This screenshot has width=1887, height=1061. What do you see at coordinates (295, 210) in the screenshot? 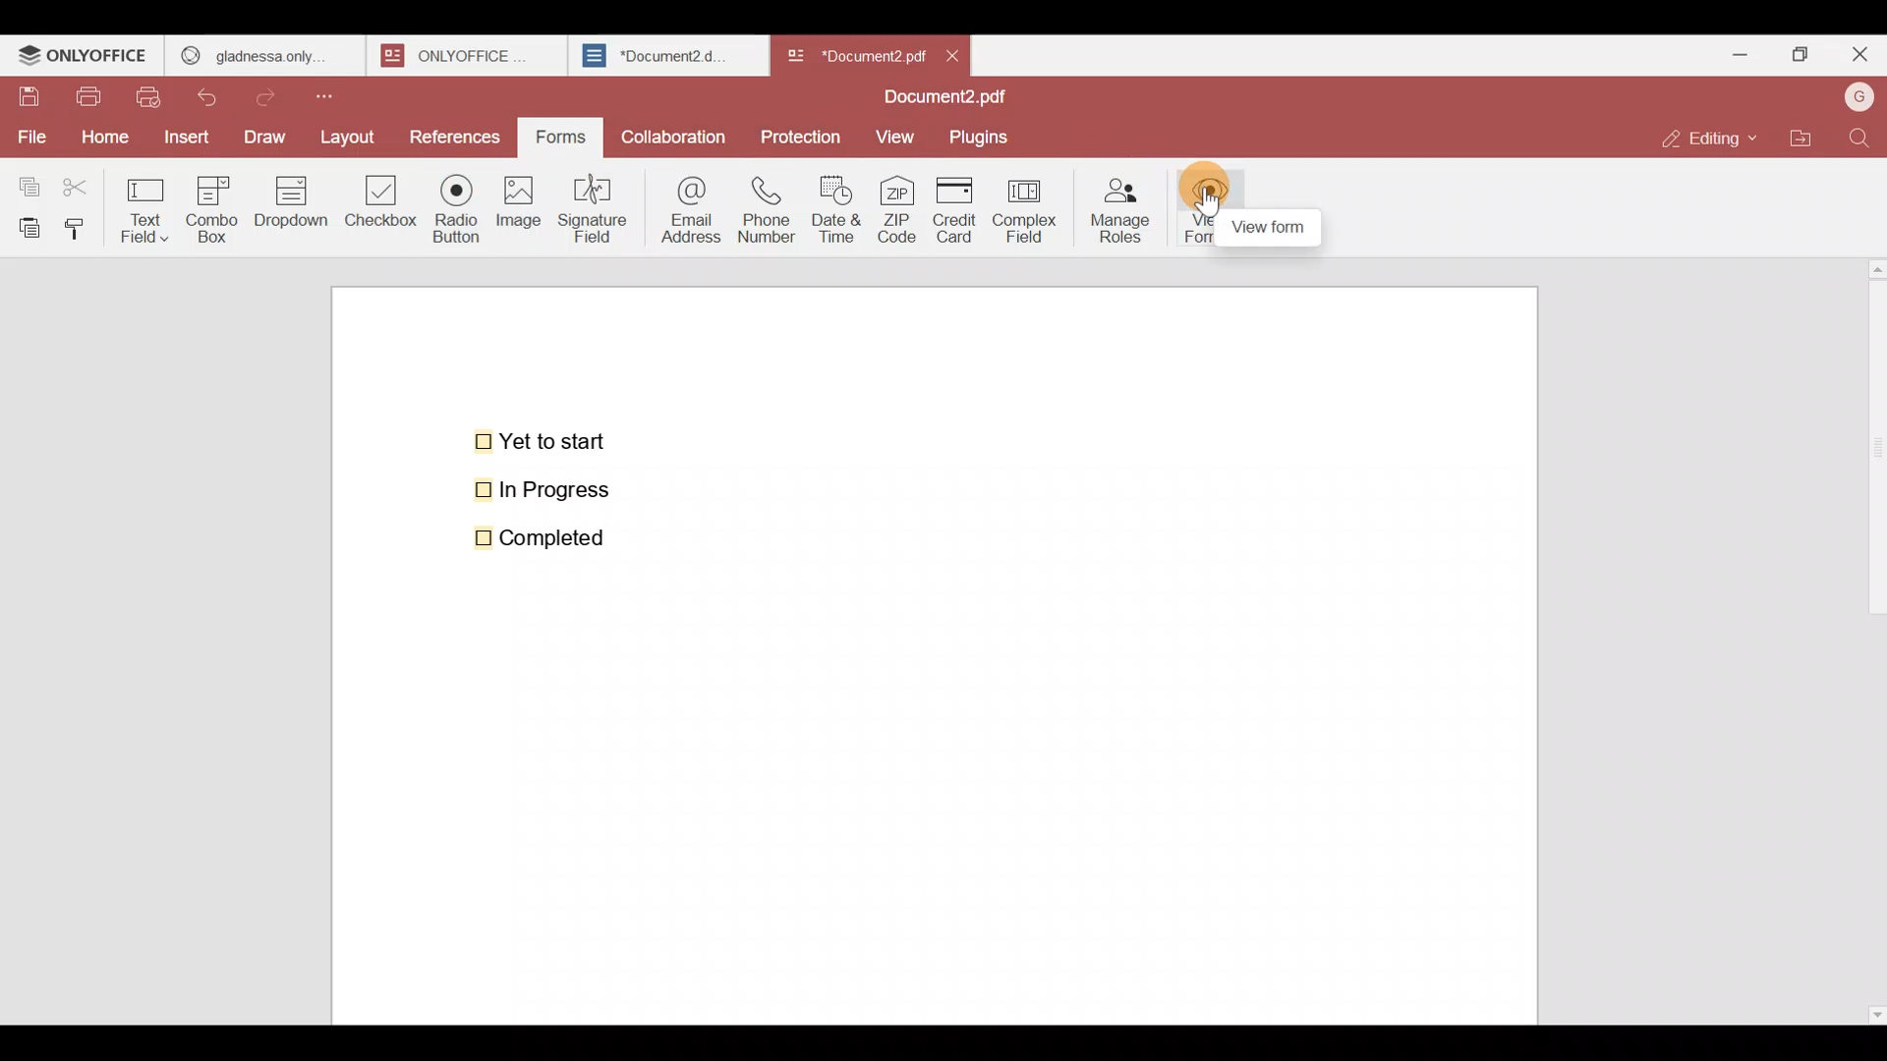
I see `Dropdown` at bounding box center [295, 210].